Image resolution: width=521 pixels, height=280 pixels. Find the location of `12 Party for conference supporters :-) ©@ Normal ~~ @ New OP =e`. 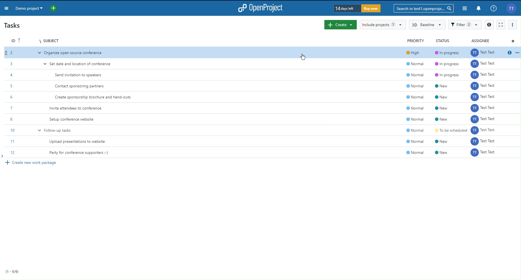

12 Party for conference supporters :-) ©@ Normal ~~ @ New OP =e is located at coordinates (260, 153).